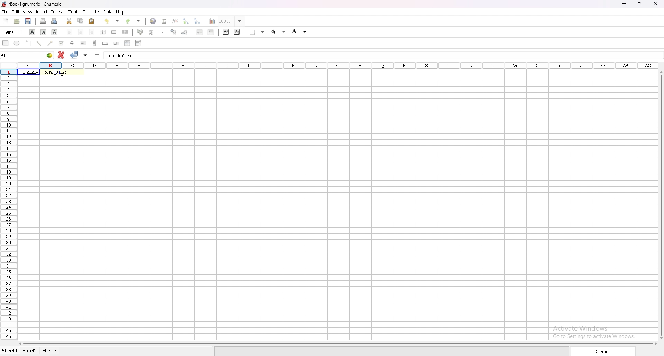  Describe the element at coordinates (43, 21) in the screenshot. I see `print` at that location.